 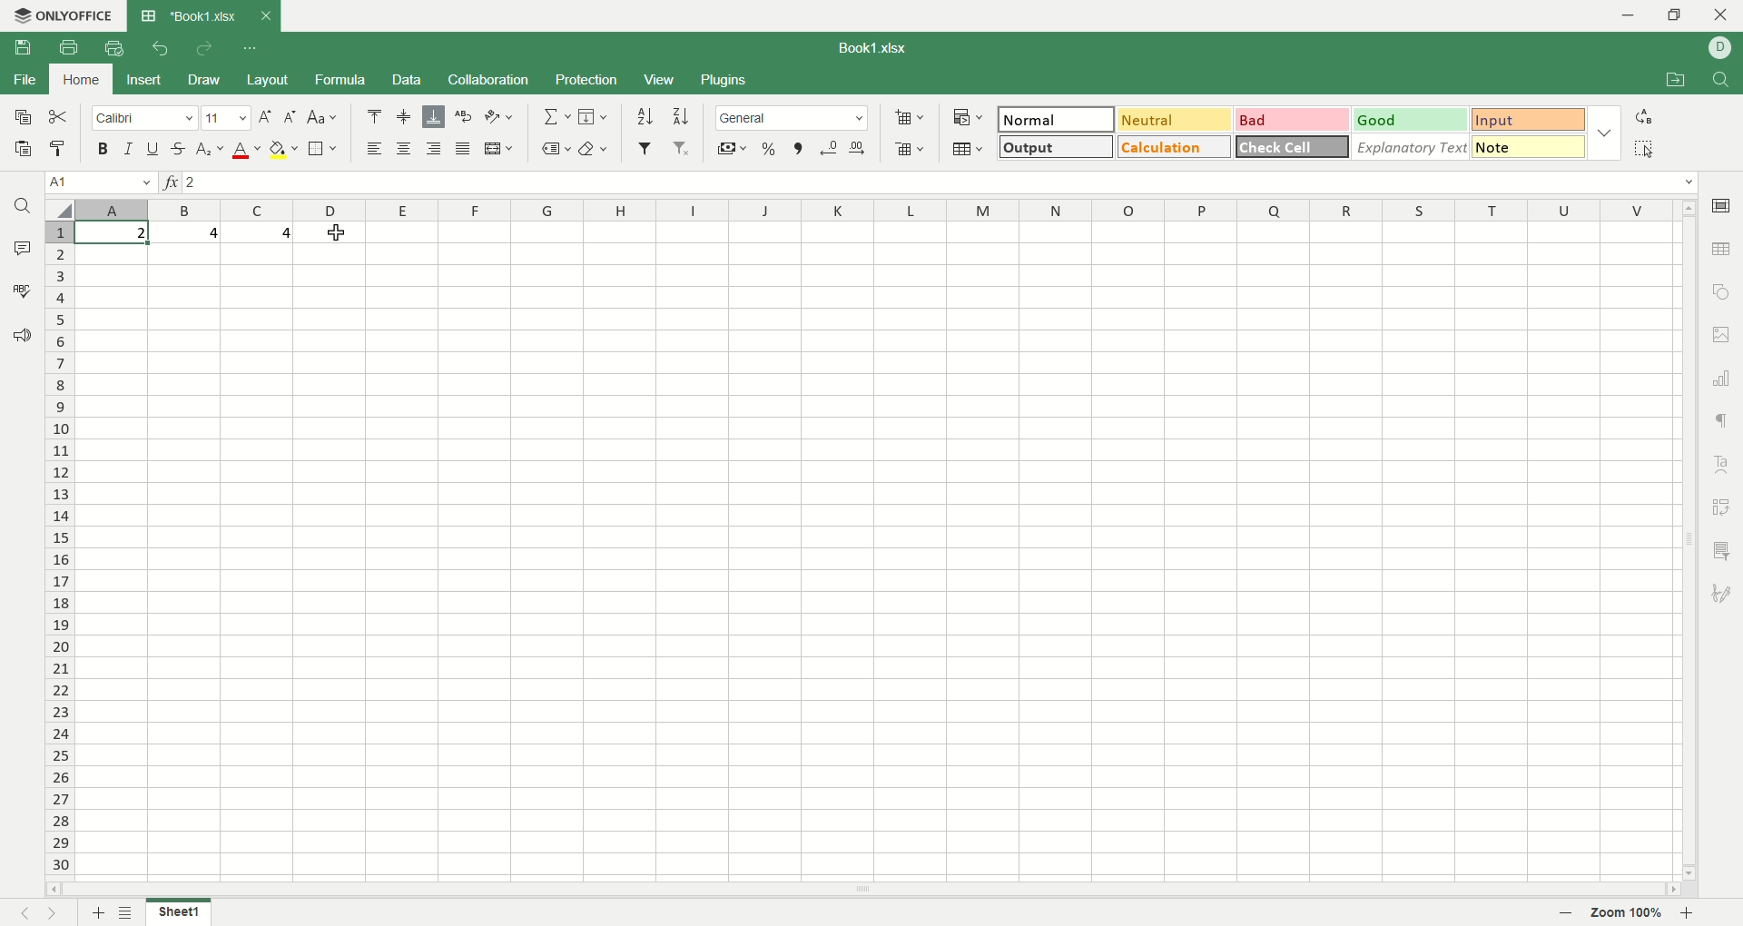 What do you see at coordinates (61, 148) in the screenshot?
I see `copy style` at bounding box center [61, 148].